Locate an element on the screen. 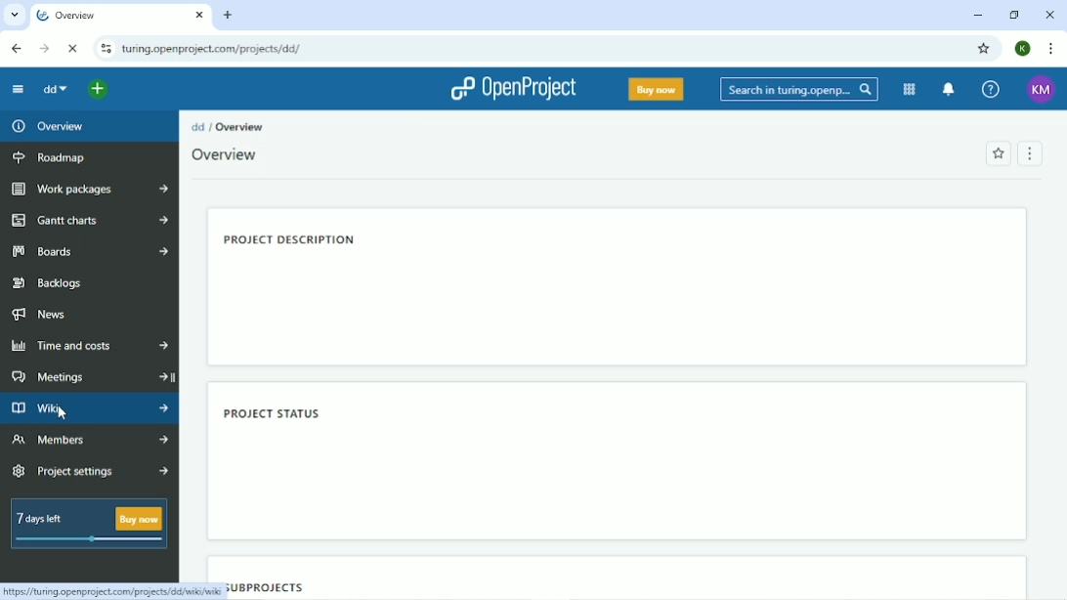  Back is located at coordinates (15, 47).